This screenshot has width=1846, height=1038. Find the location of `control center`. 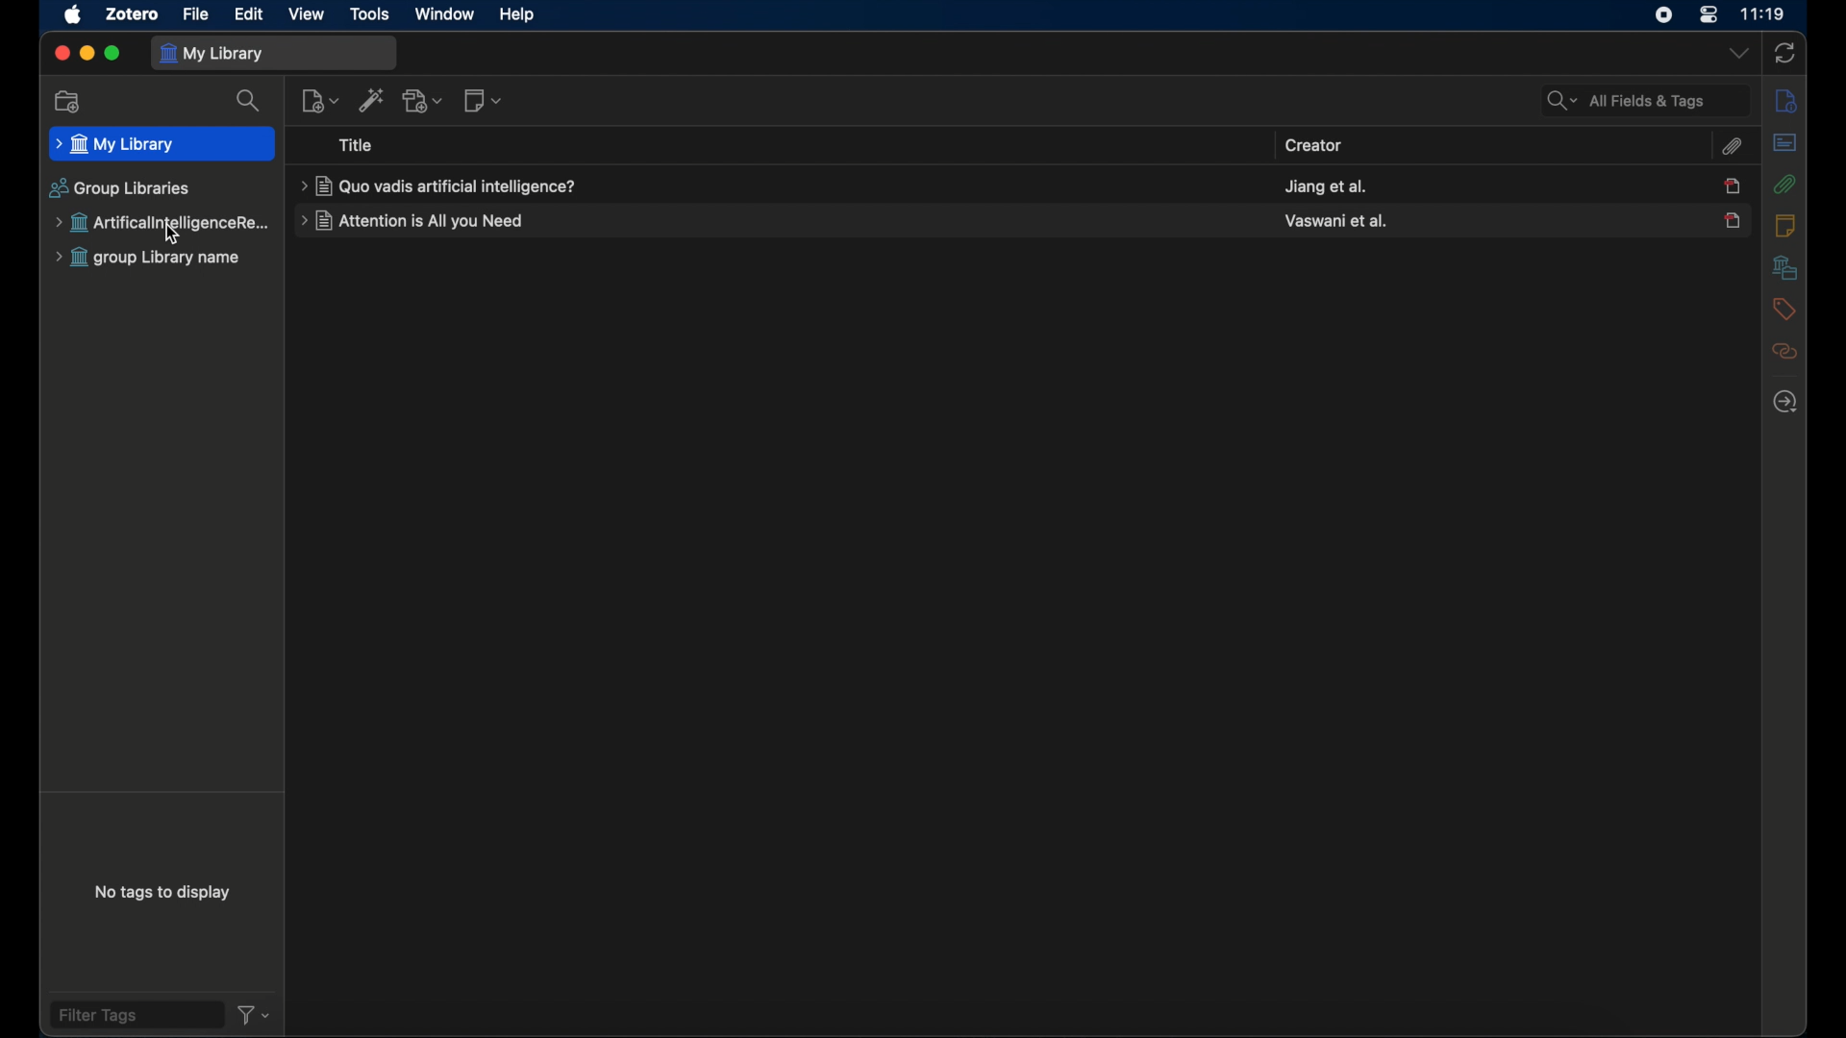

control center is located at coordinates (1709, 14).